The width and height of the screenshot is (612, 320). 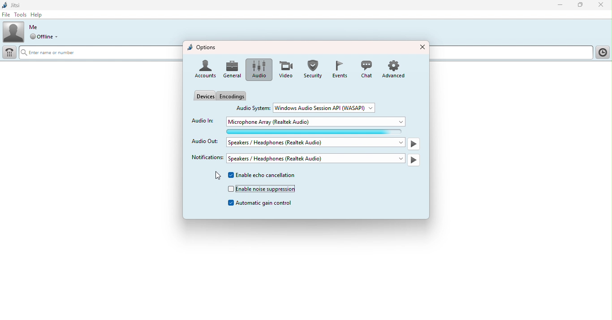 I want to click on Enable echo cancellation, so click(x=265, y=176).